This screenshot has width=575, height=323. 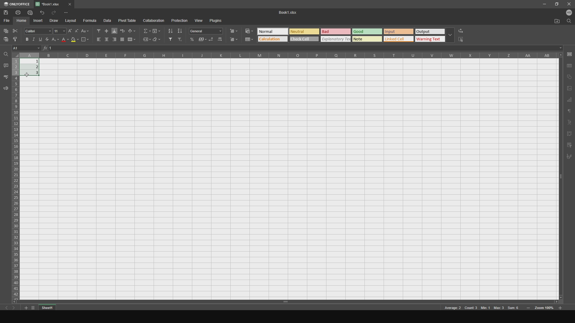 What do you see at coordinates (193, 39) in the screenshot?
I see `` at bounding box center [193, 39].